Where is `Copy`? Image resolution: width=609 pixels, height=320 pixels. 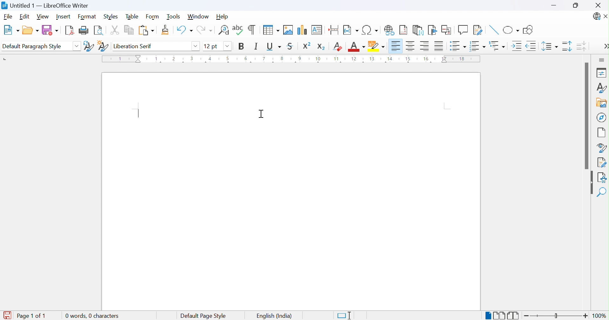
Copy is located at coordinates (129, 30).